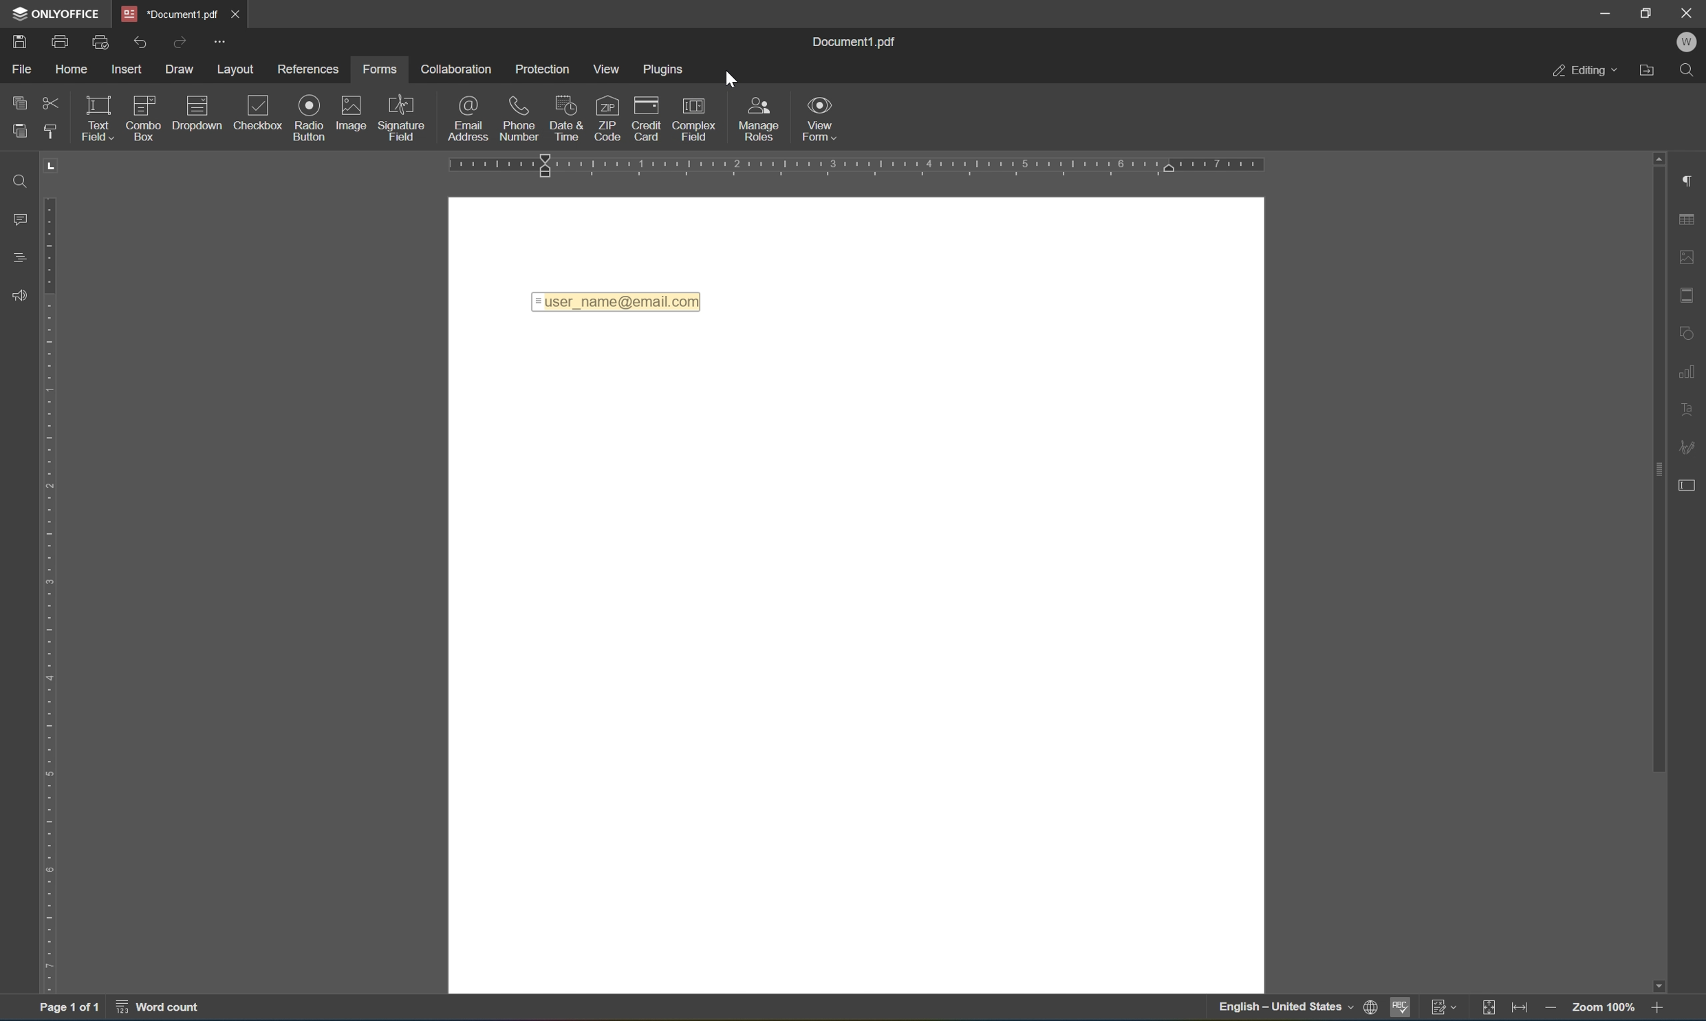 The width and height of the screenshot is (1706, 1021). What do you see at coordinates (1693, 408) in the screenshot?
I see `text art settings` at bounding box center [1693, 408].